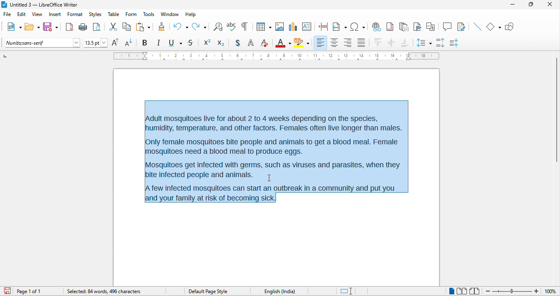 The width and height of the screenshot is (560, 296). What do you see at coordinates (130, 42) in the screenshot?
I see `decrease size` at bounding box center [130, 42].